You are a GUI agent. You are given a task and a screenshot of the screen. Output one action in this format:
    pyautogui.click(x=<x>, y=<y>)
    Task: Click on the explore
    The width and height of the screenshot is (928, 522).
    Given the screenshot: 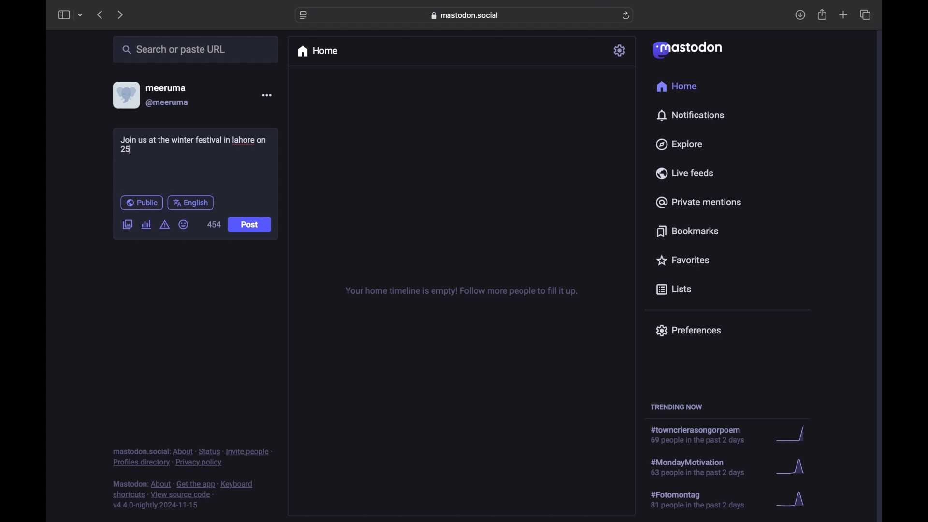 What is the action you would take?
    pyautogui.click(x=678, y=145)
    